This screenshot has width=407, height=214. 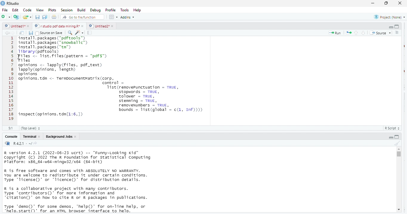 What do you see at coordinates (5, 17) in the screenshot?
I see `new file` at bounding box center [5, 17].